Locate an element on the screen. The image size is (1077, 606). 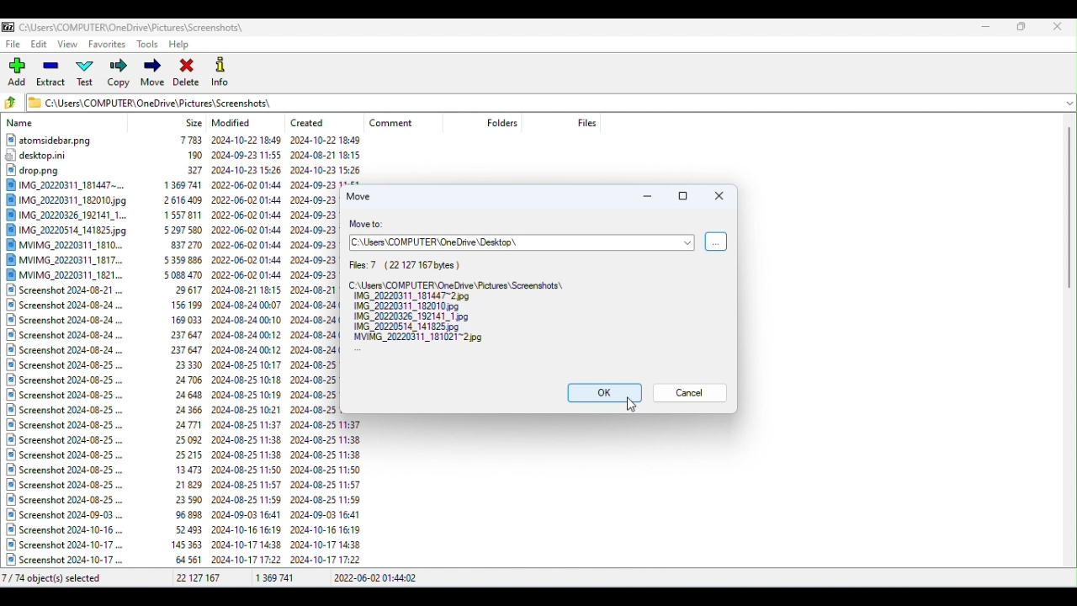
close is located at coordinates (720, 197).